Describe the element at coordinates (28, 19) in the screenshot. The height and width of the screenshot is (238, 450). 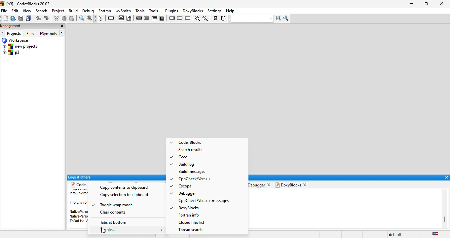
I see `save everything` at that location.